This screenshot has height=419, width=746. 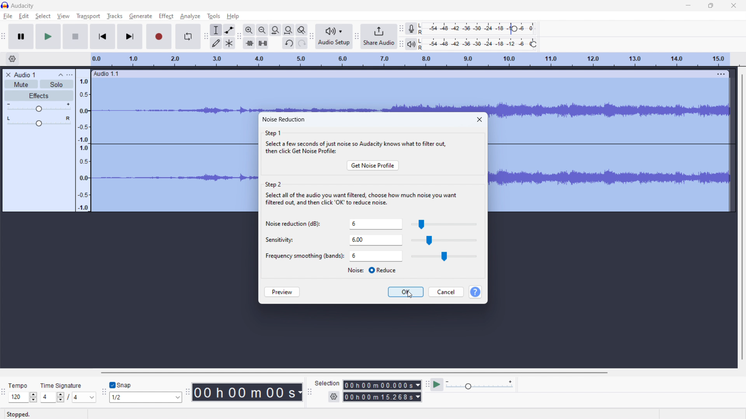 I want to click on help, so click(x=475, y=292).